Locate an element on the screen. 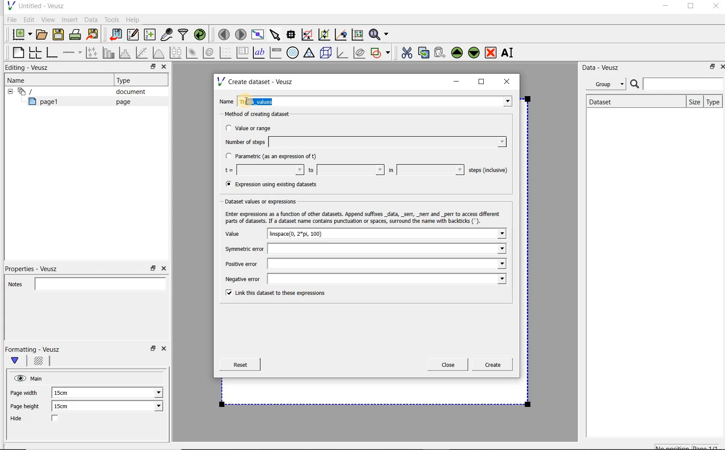  page1/1 is located at coordinates (709, 447).